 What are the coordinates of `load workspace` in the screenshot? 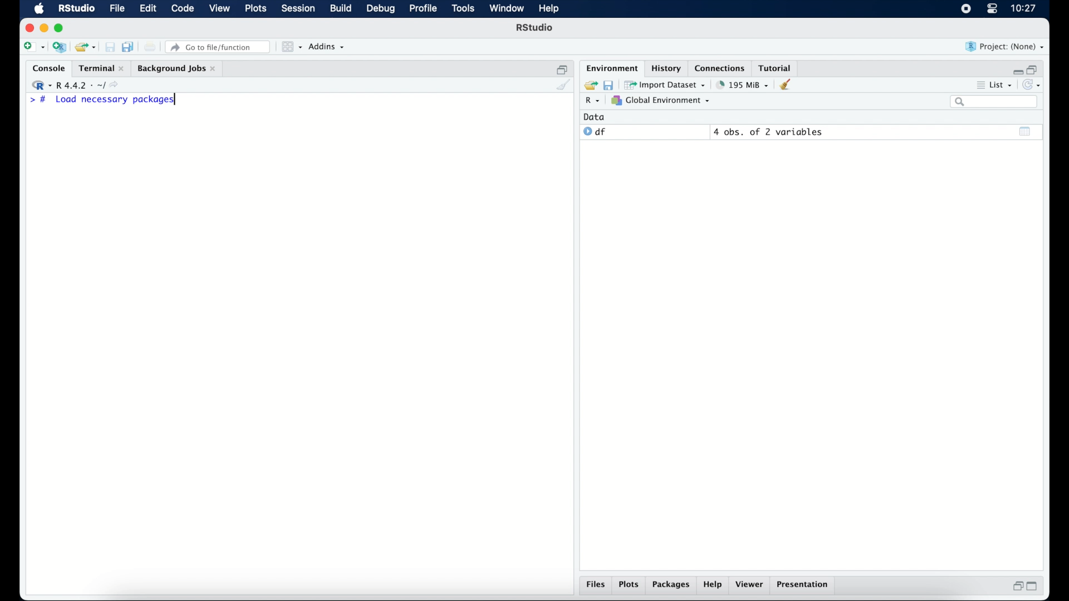 It's located at (589, 84).